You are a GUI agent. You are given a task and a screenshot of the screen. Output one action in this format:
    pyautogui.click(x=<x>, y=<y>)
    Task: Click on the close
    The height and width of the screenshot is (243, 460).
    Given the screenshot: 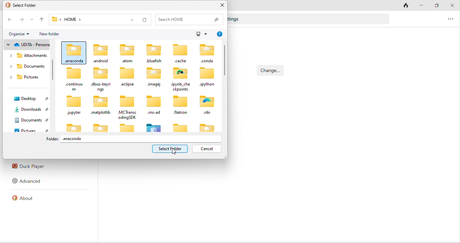 What is the action you would take?
    pyautogui.click(x=452, y=5)
    